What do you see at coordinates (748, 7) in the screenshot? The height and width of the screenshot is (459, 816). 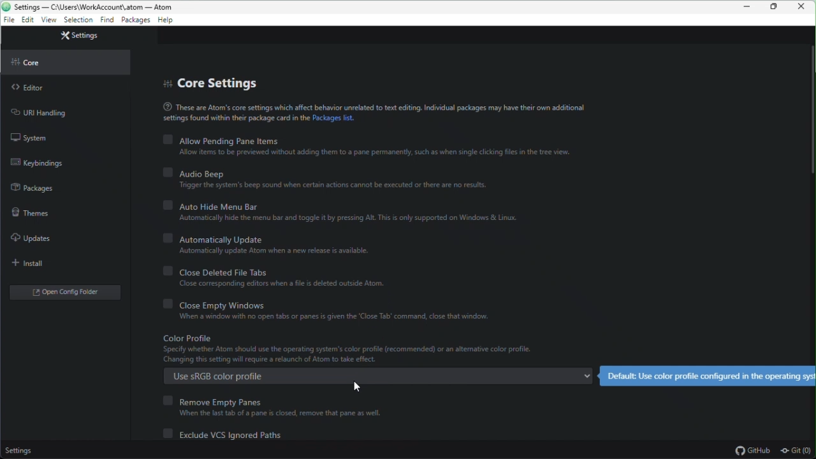 I see `Minimize` at bounding box center [748, 7].